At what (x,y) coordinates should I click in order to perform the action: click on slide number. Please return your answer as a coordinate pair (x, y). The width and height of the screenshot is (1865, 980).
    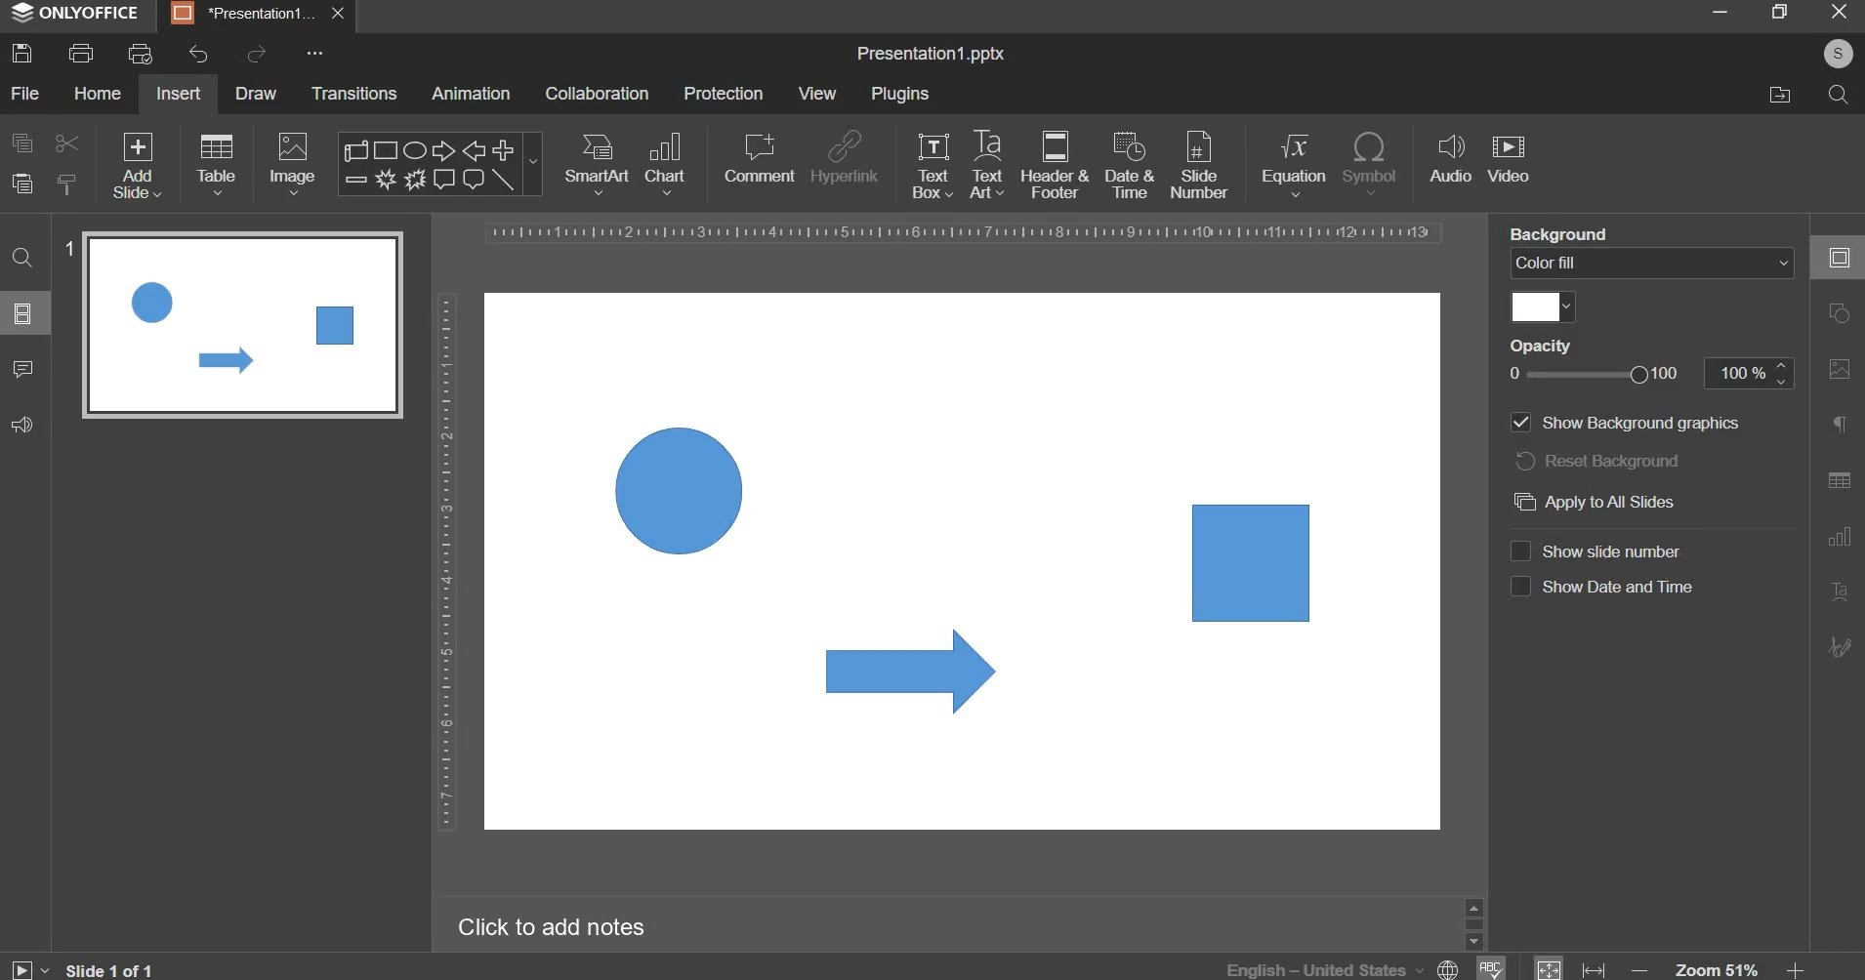
    Looking at the image, I should click on (67, 249).